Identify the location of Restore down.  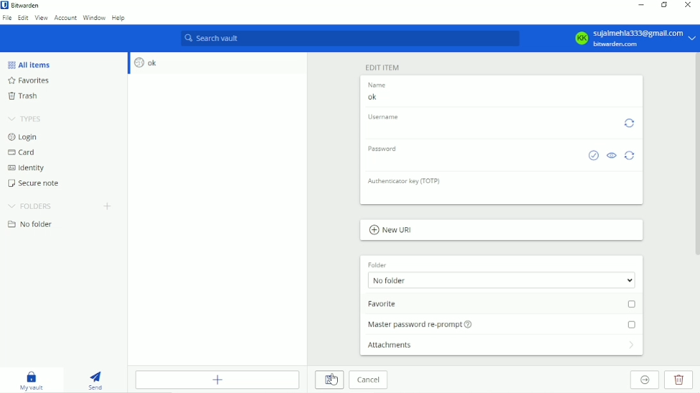
(665, 4).